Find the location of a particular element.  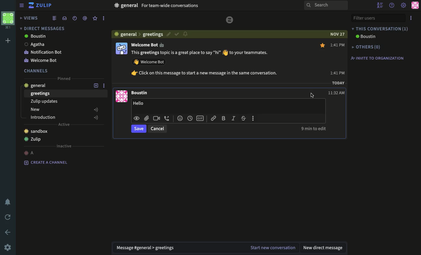

options is located at coordinates (104, 18).